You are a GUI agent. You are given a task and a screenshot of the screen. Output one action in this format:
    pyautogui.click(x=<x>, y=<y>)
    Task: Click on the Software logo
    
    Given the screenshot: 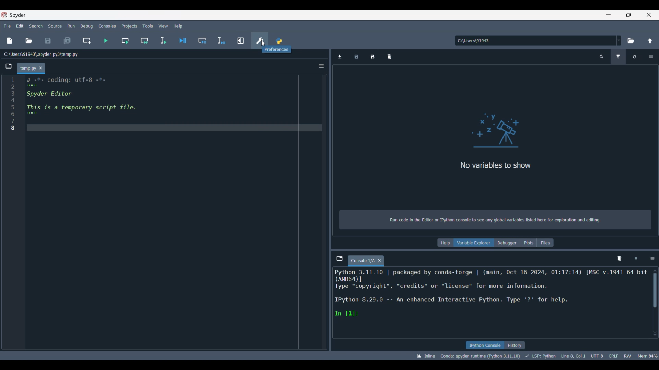 What is the action you would take?
    pyautogui.click(x=4, y=15)
    